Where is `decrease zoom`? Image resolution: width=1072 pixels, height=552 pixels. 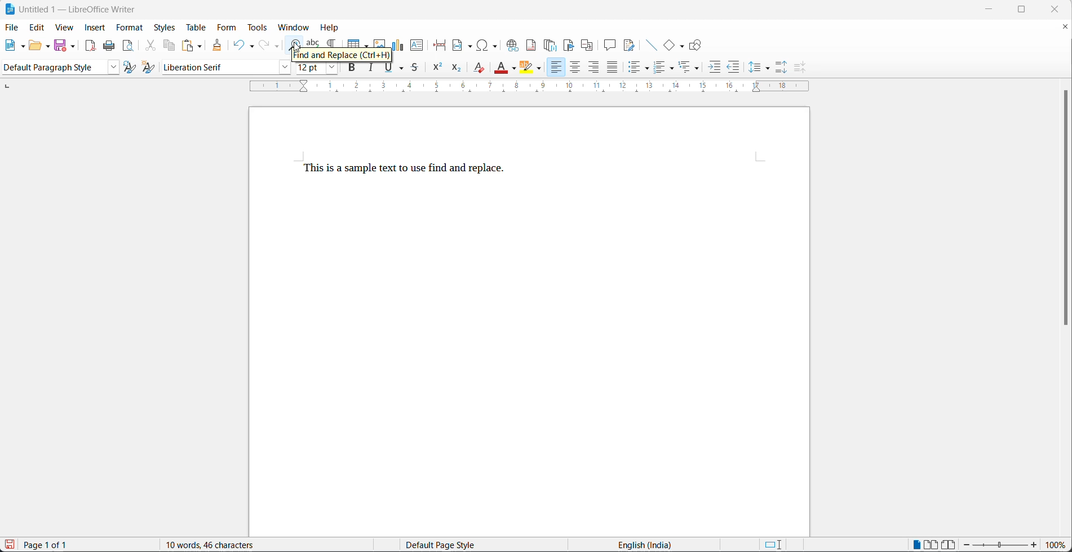 decrease zoom is located at coordinates (967, 545).